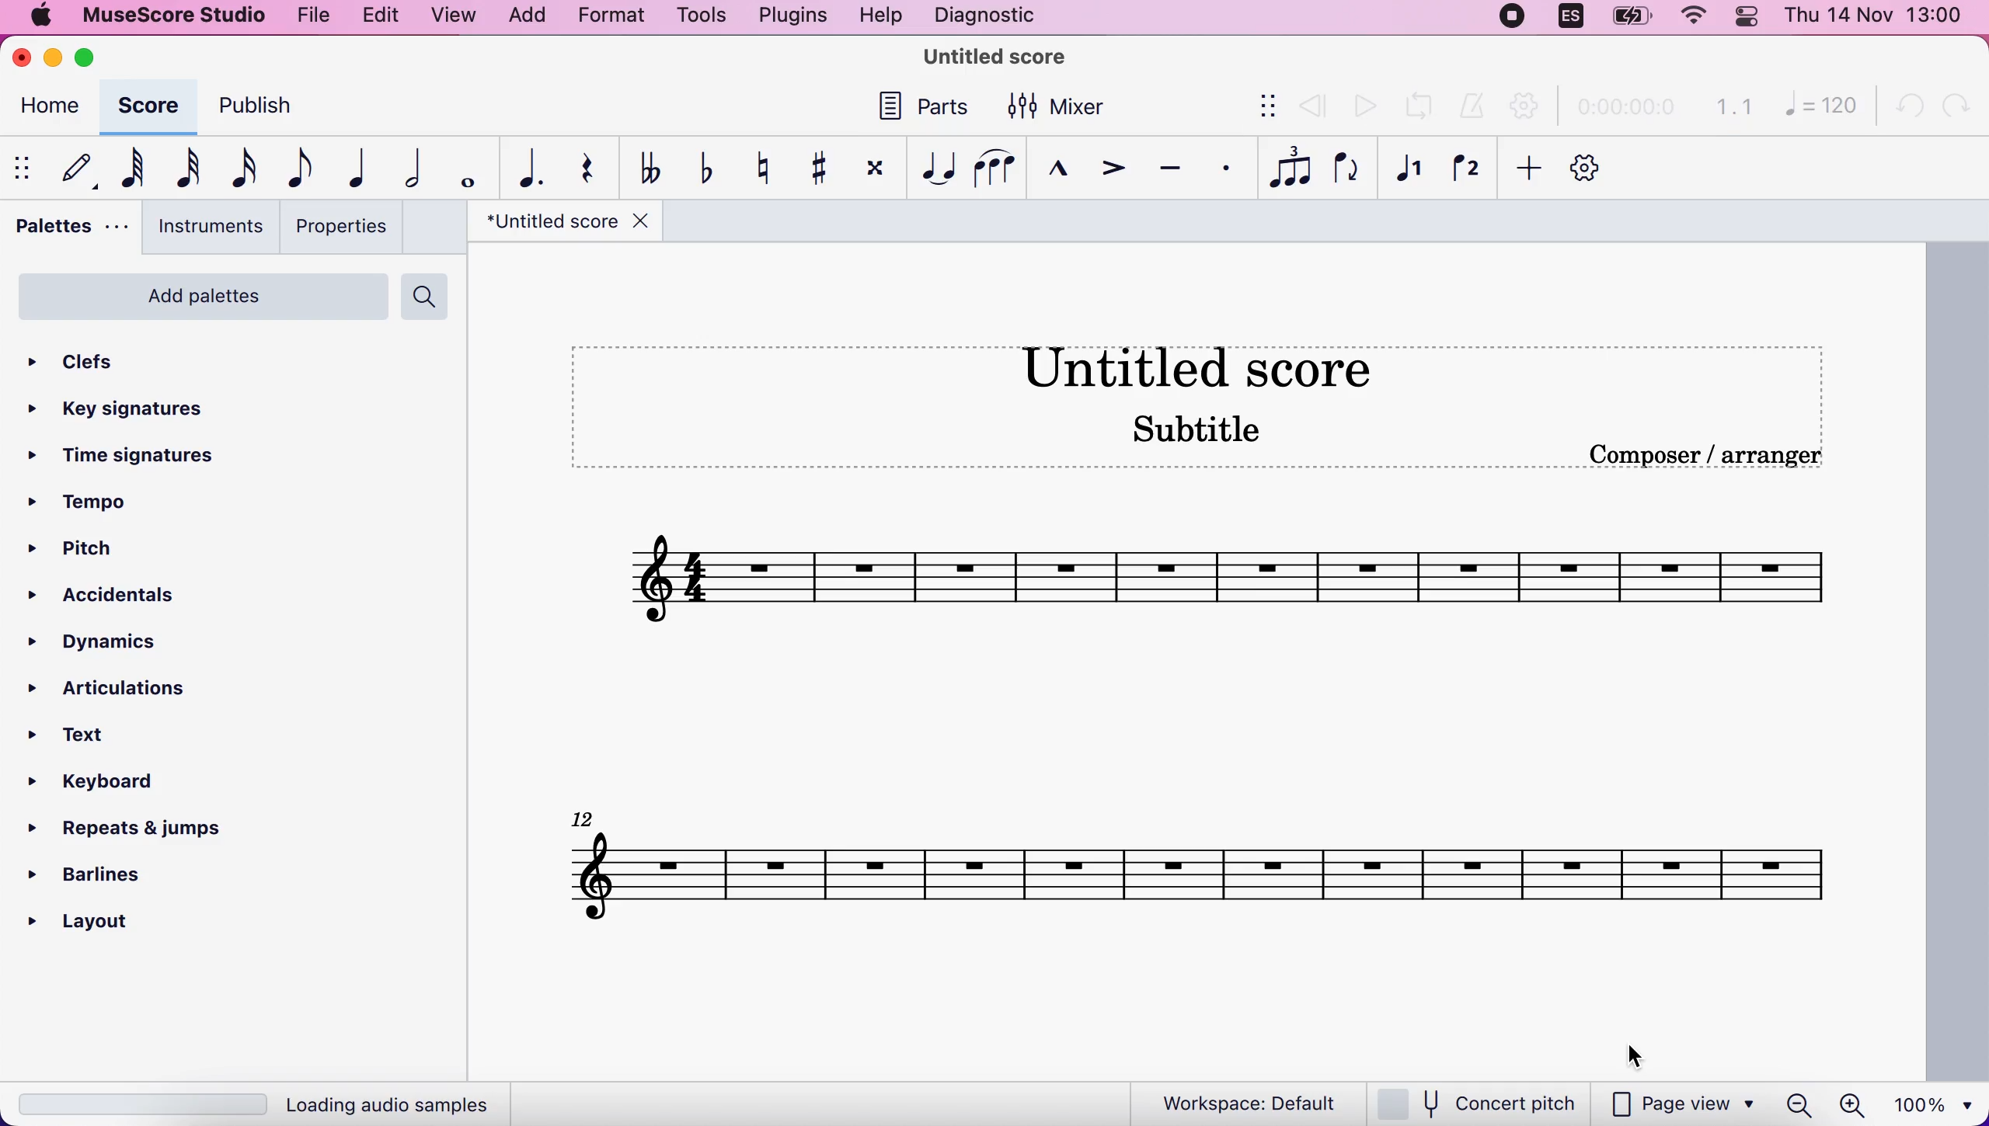 The image size is (1989, 1126). I want to click on keyboard, so click(103, 783).